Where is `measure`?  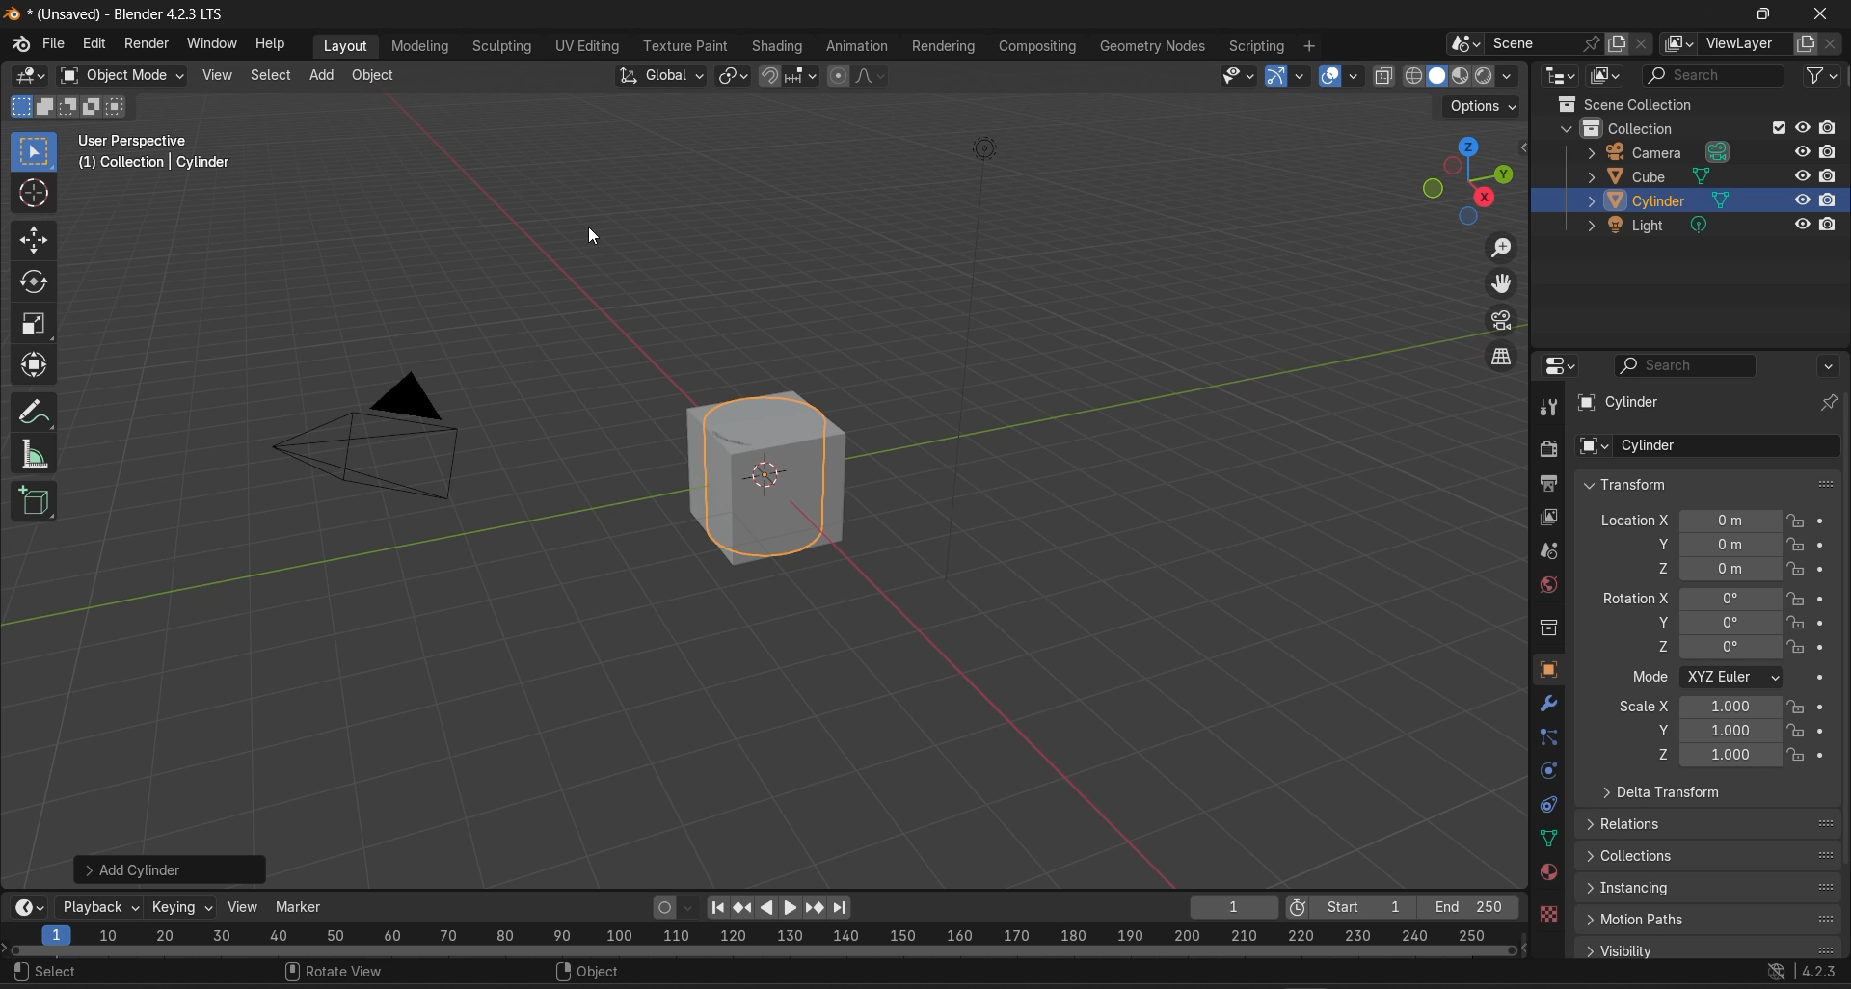 measure is located at coordinates (39, 458).